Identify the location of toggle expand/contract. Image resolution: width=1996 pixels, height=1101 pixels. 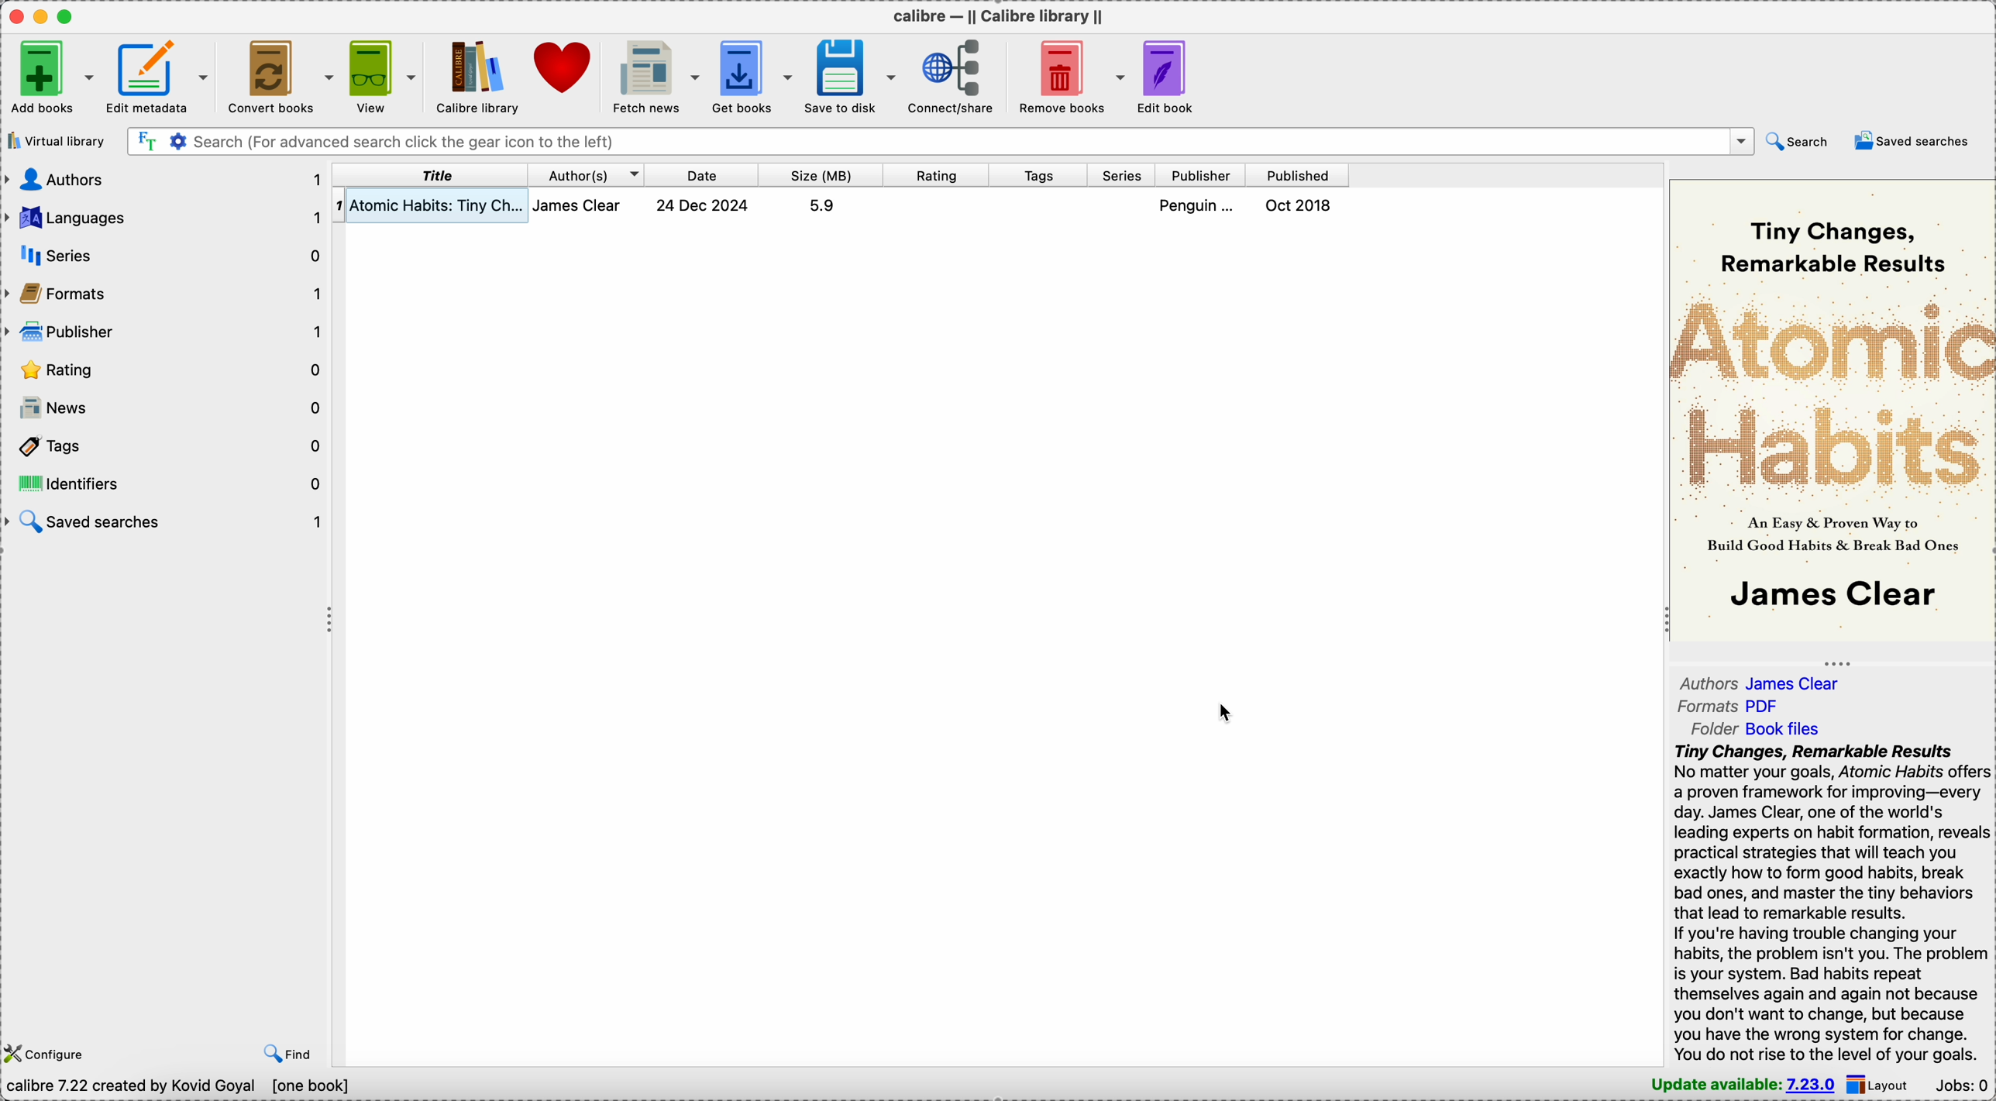
(1838, 663).